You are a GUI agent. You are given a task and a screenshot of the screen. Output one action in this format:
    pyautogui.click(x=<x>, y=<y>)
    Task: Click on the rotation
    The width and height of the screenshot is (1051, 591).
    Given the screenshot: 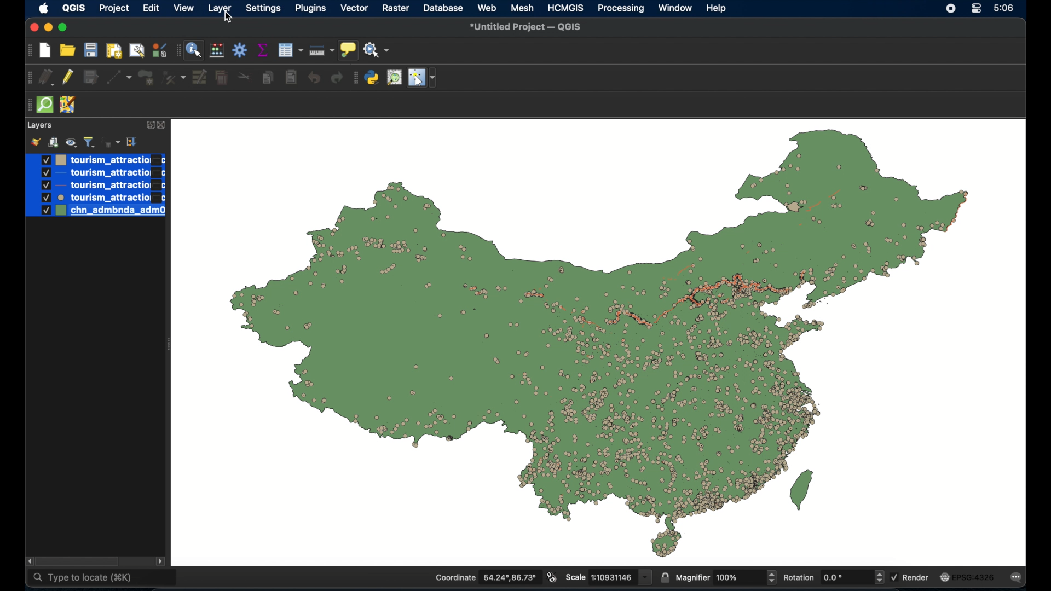 What is the action you would take?
    pyautogui.click(x=833, y=576)
    